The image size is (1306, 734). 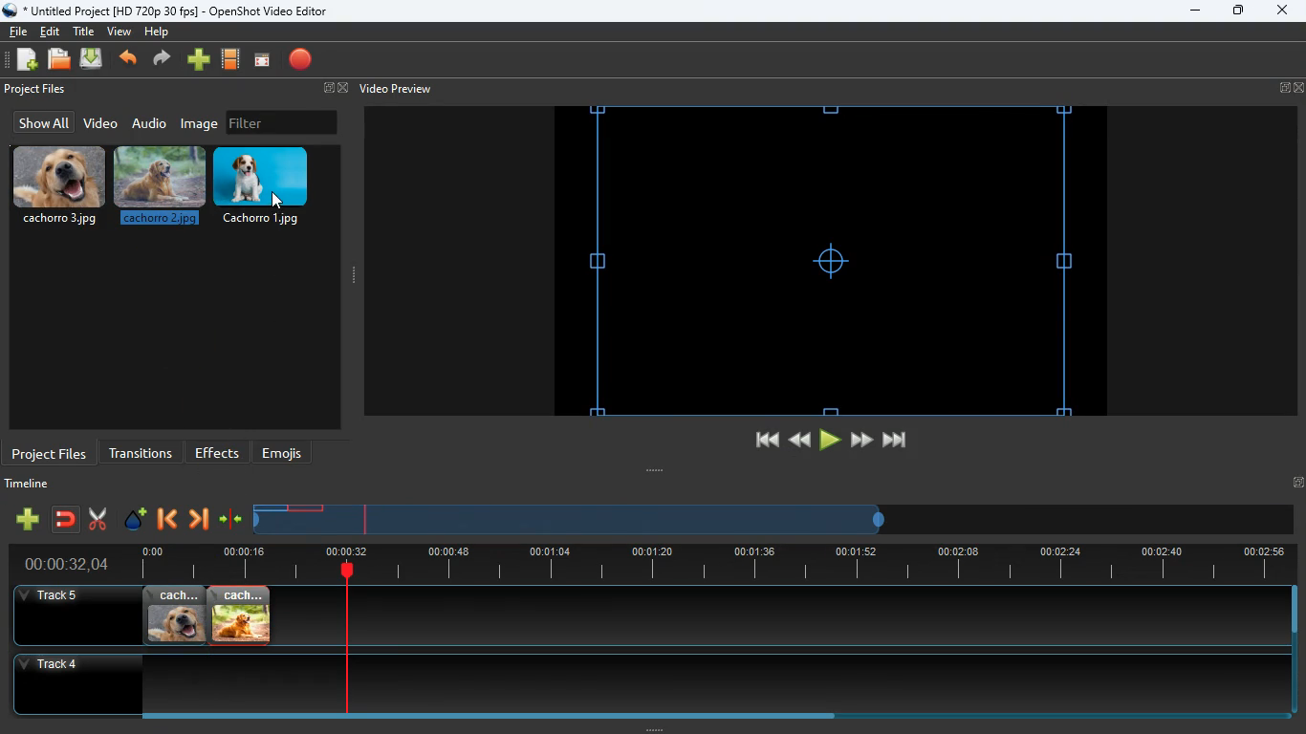 I want to click on view, so click(x=120, y=32).